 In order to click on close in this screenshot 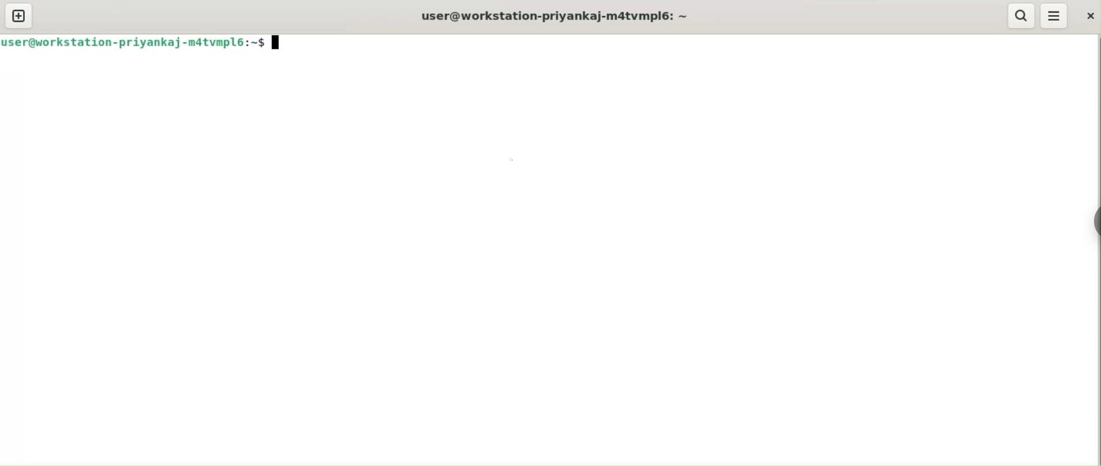, I will do `click(1085, 14)`.